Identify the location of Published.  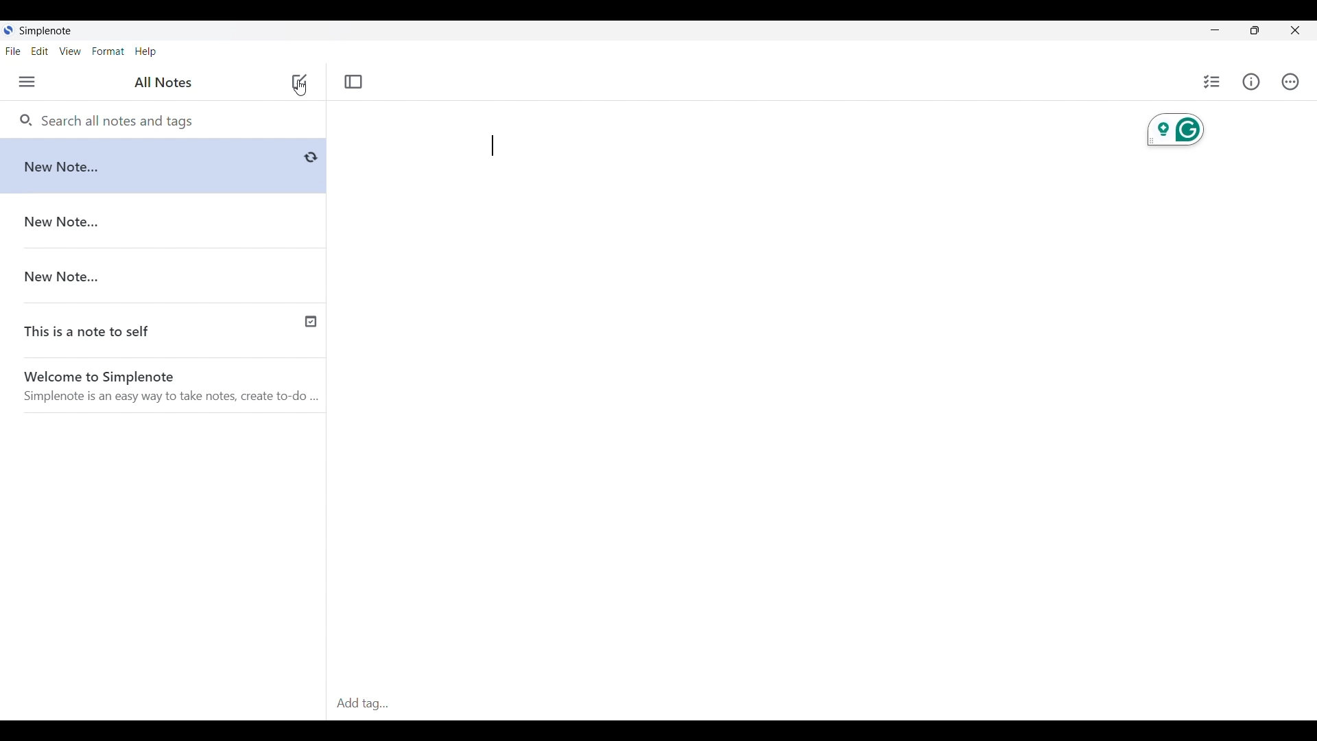
(313, 322).